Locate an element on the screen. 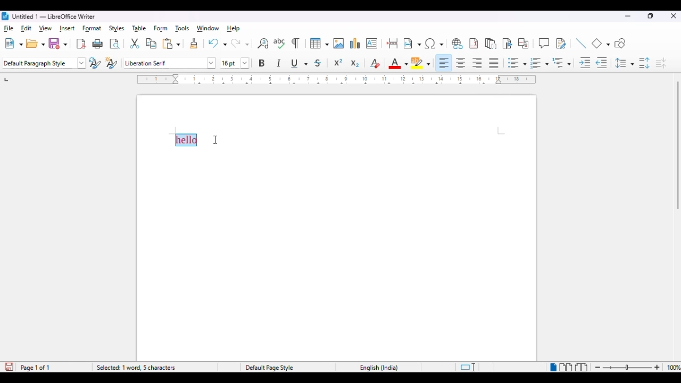 The width and height of the screenshot is (681, 383). book view is located at coordinates (582, 368).